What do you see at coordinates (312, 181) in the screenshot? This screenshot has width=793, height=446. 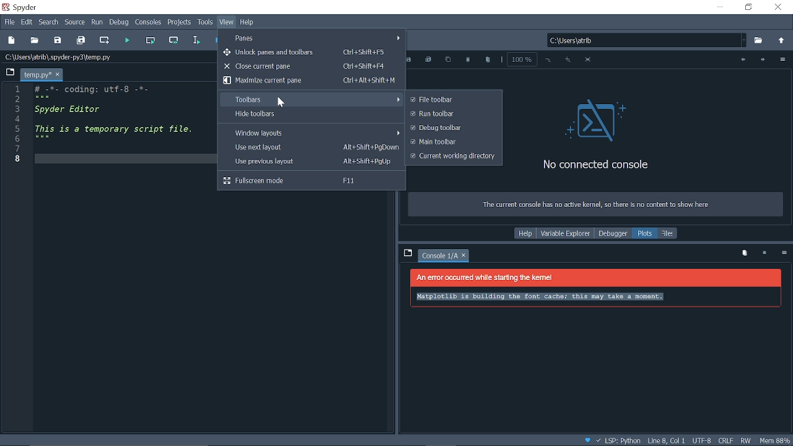 I see `Fullscreen mode` at bounding box center [312, 181].